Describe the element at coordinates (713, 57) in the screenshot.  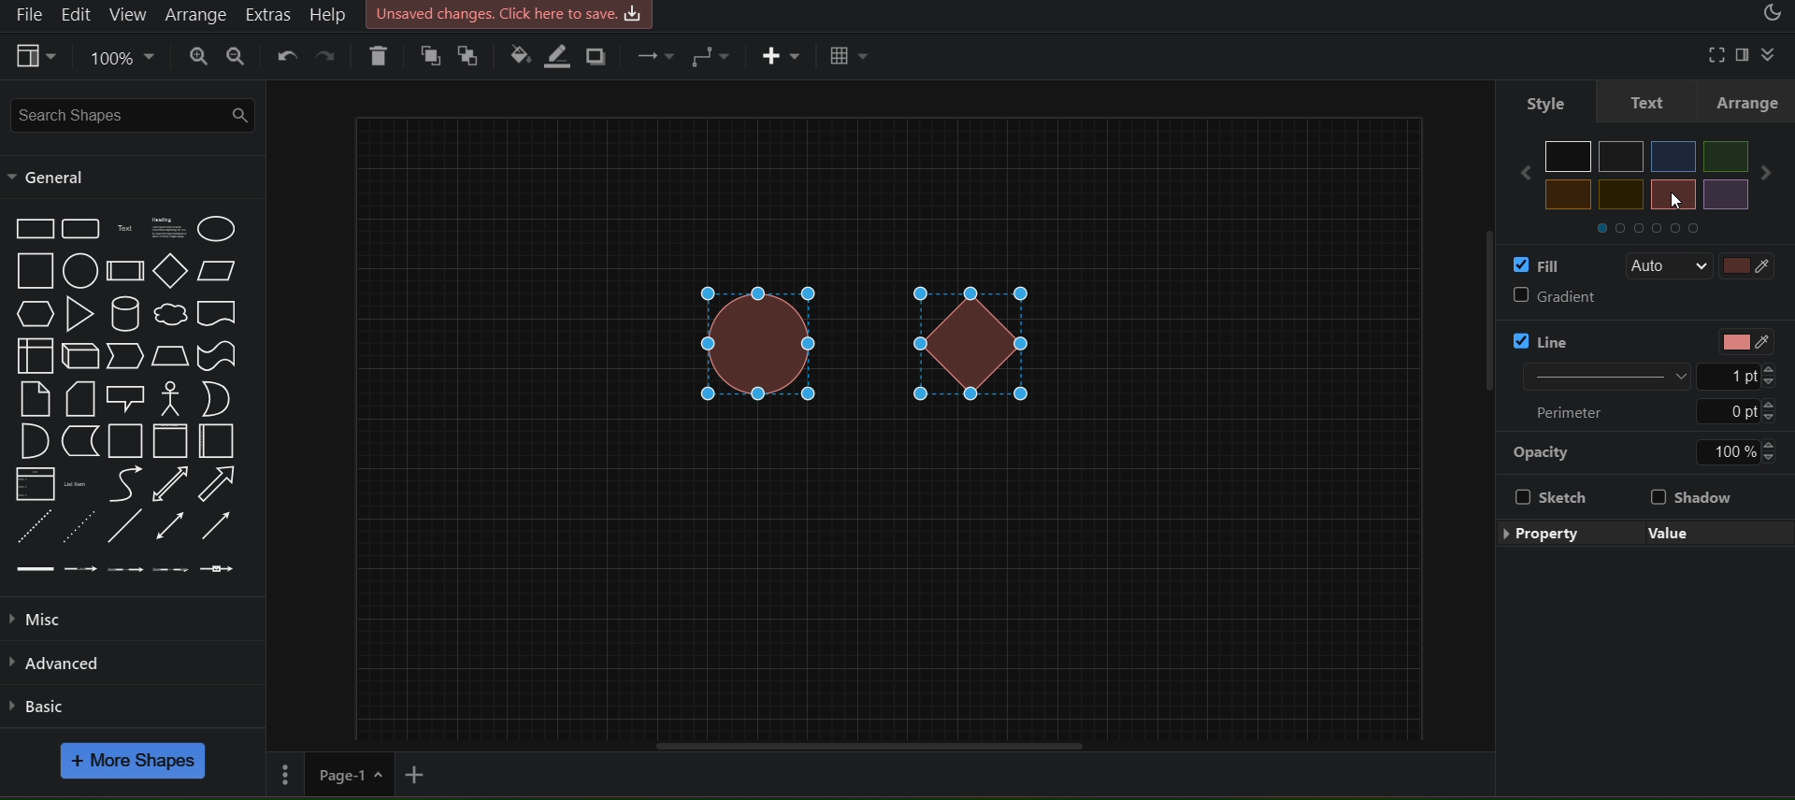
I see `connection` at that location.